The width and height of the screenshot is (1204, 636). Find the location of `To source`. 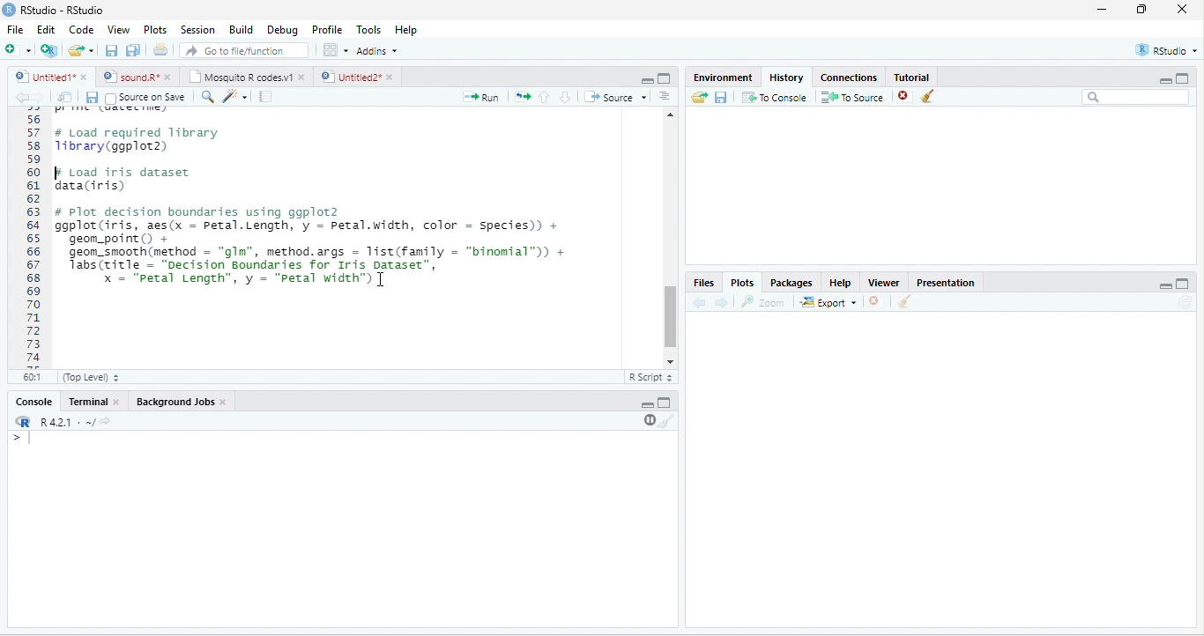

To source is located at coordinates (851, 98).